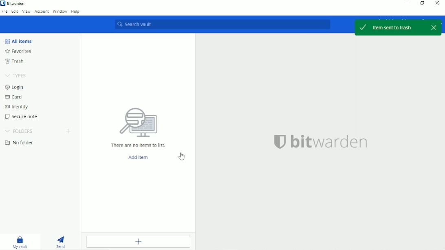  I want to click on close, so click(434, 27).